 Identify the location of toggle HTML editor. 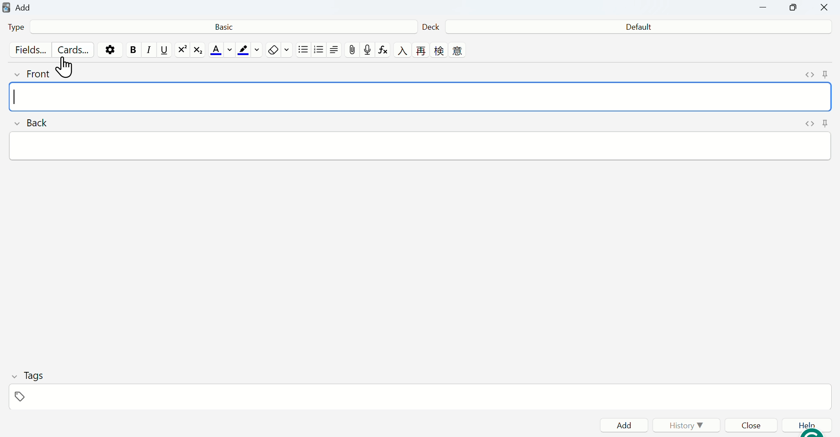
(810, 74).